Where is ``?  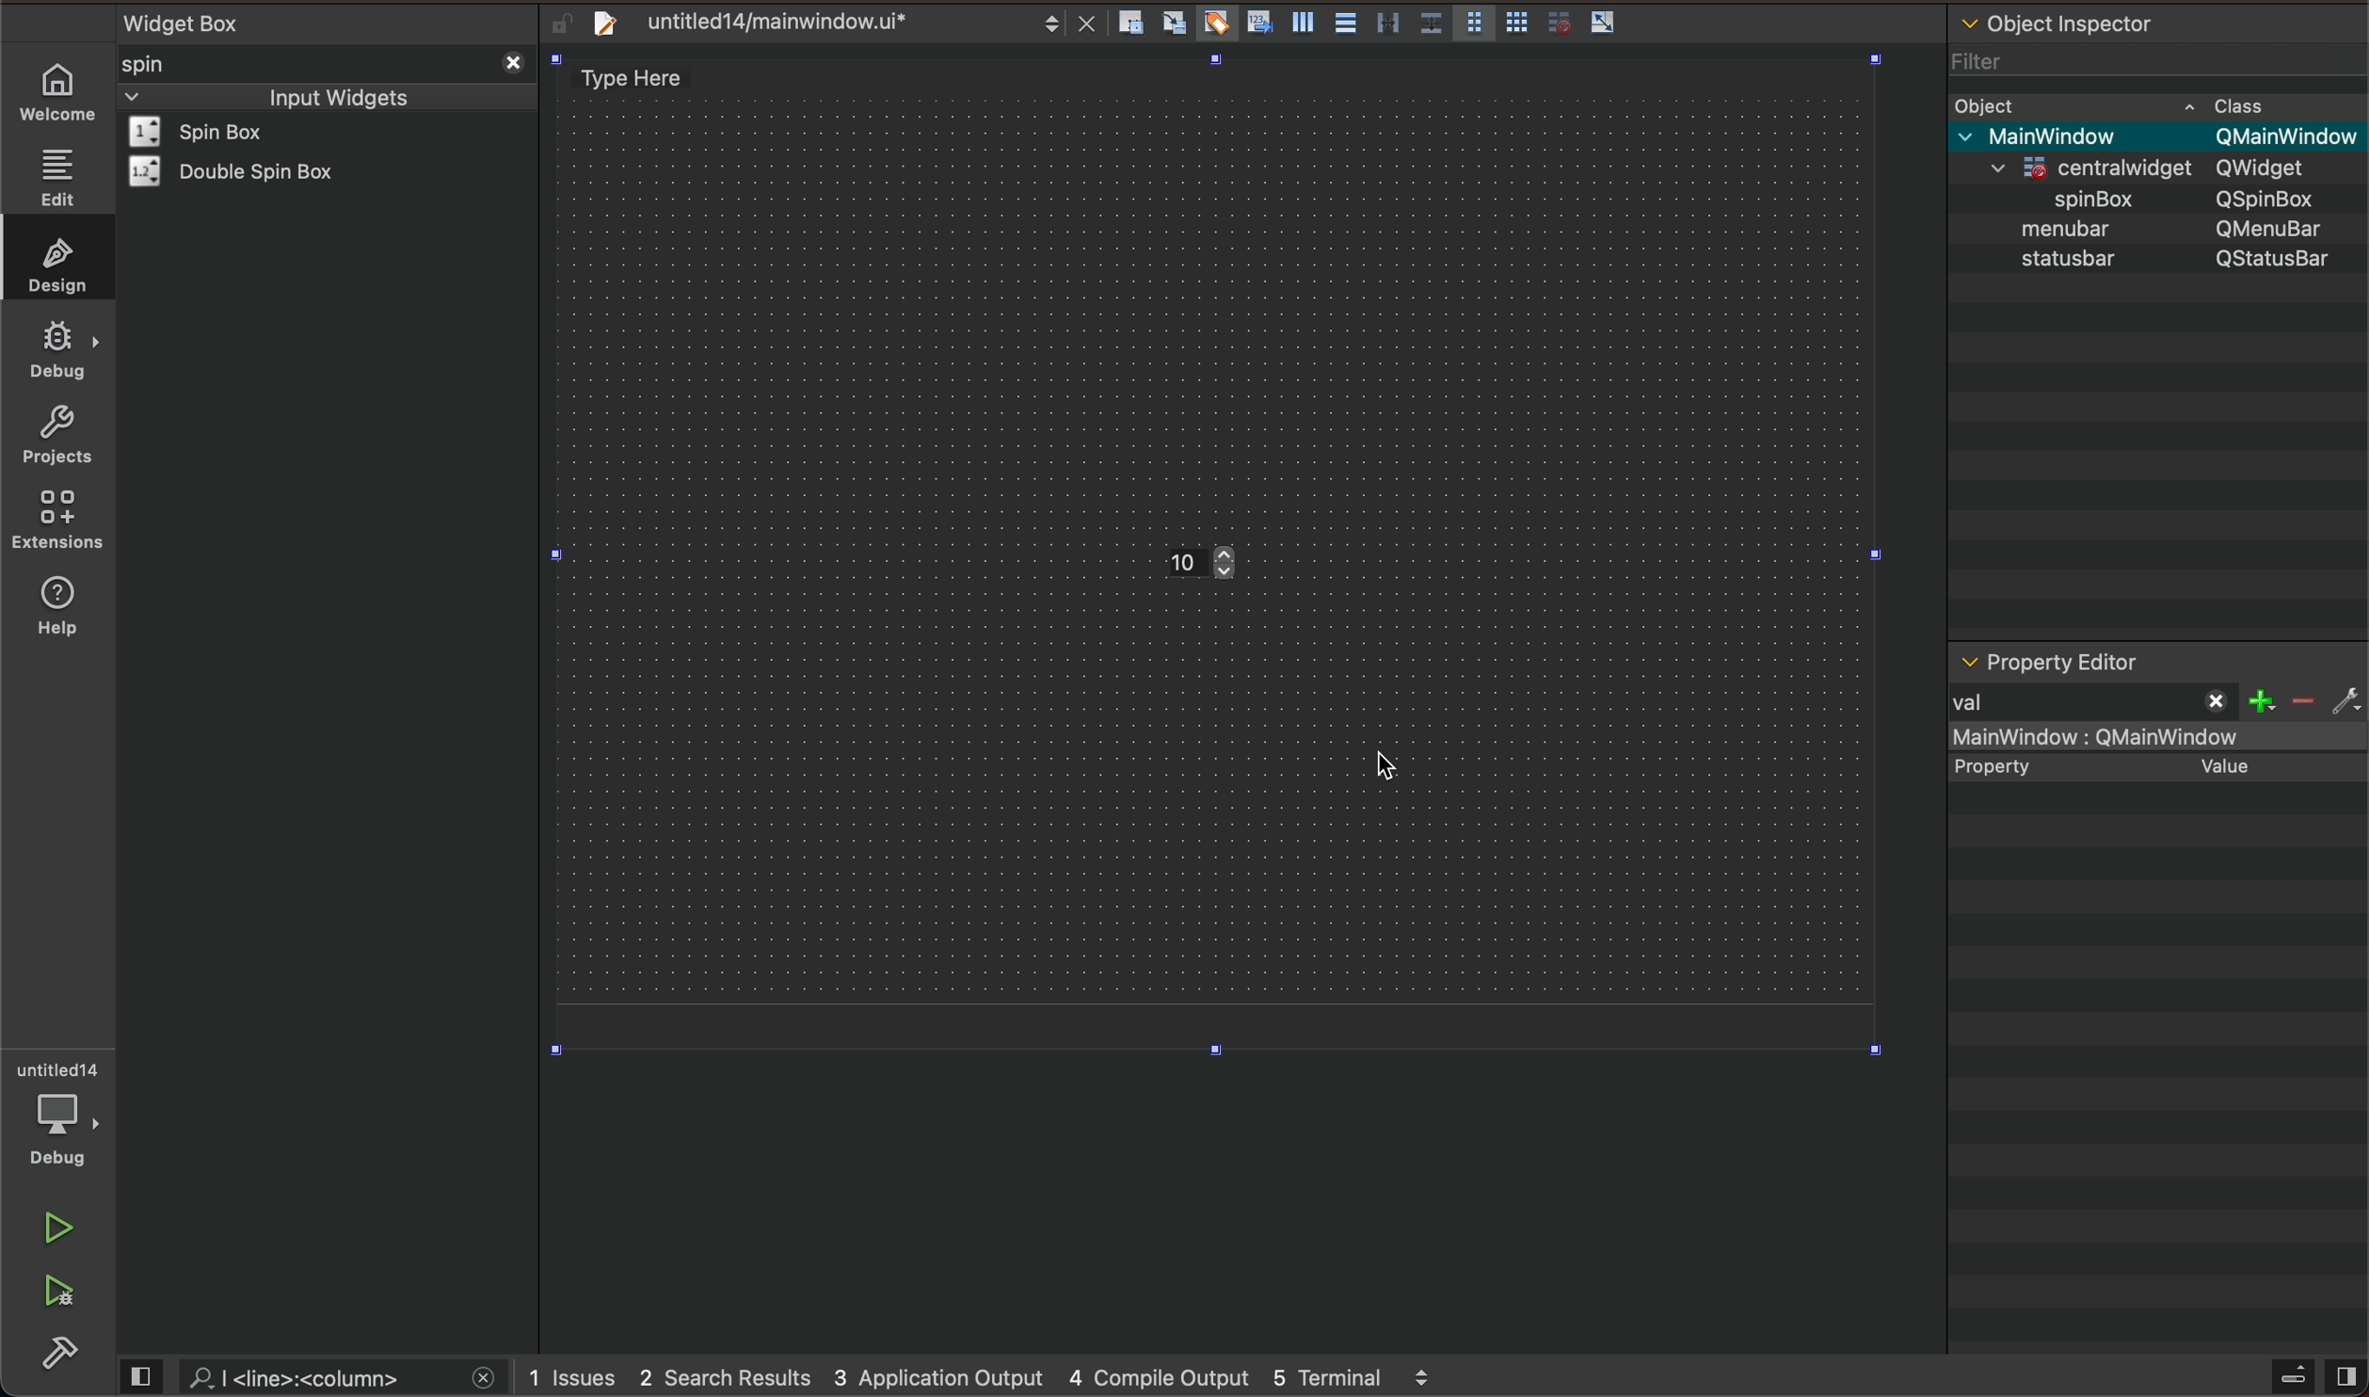  is located at coordinates (2072, 135).